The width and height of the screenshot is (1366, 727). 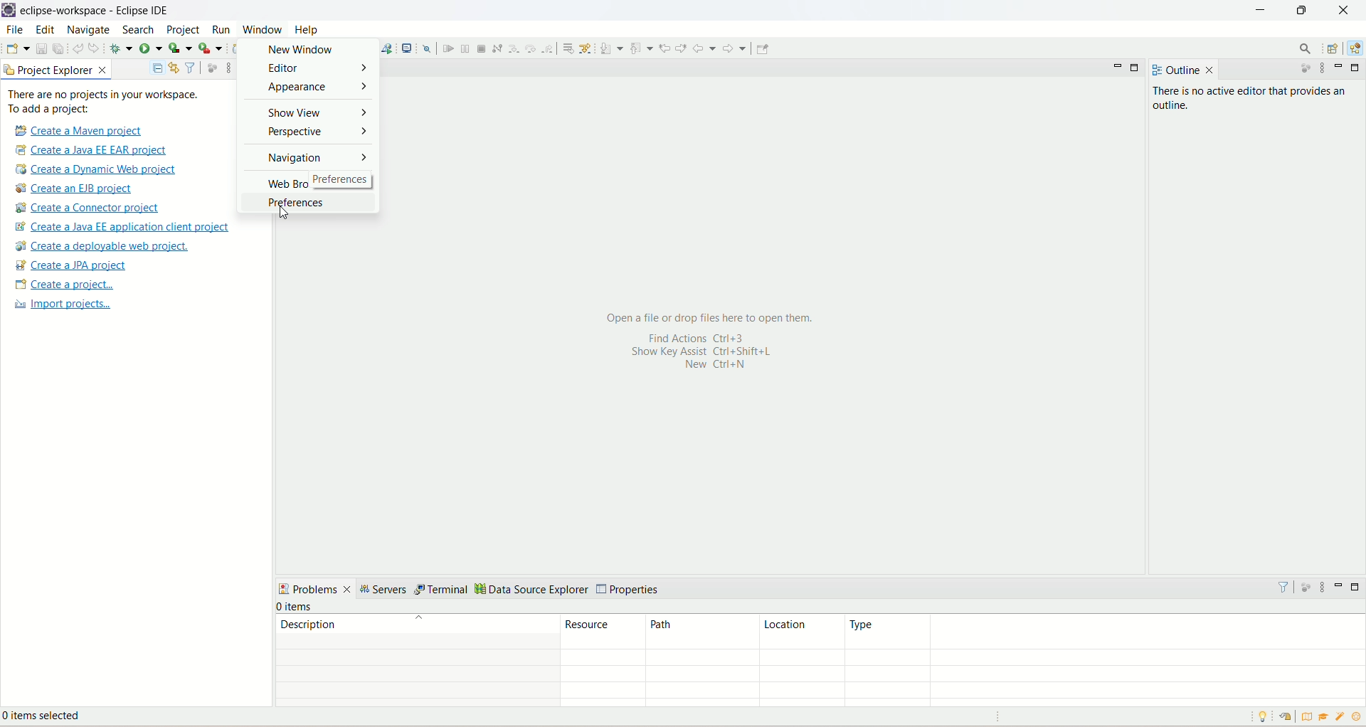 What do you see at coordinates (302, 202) in the screenshot?
I see `preferences` at bounding box center [302, 202].